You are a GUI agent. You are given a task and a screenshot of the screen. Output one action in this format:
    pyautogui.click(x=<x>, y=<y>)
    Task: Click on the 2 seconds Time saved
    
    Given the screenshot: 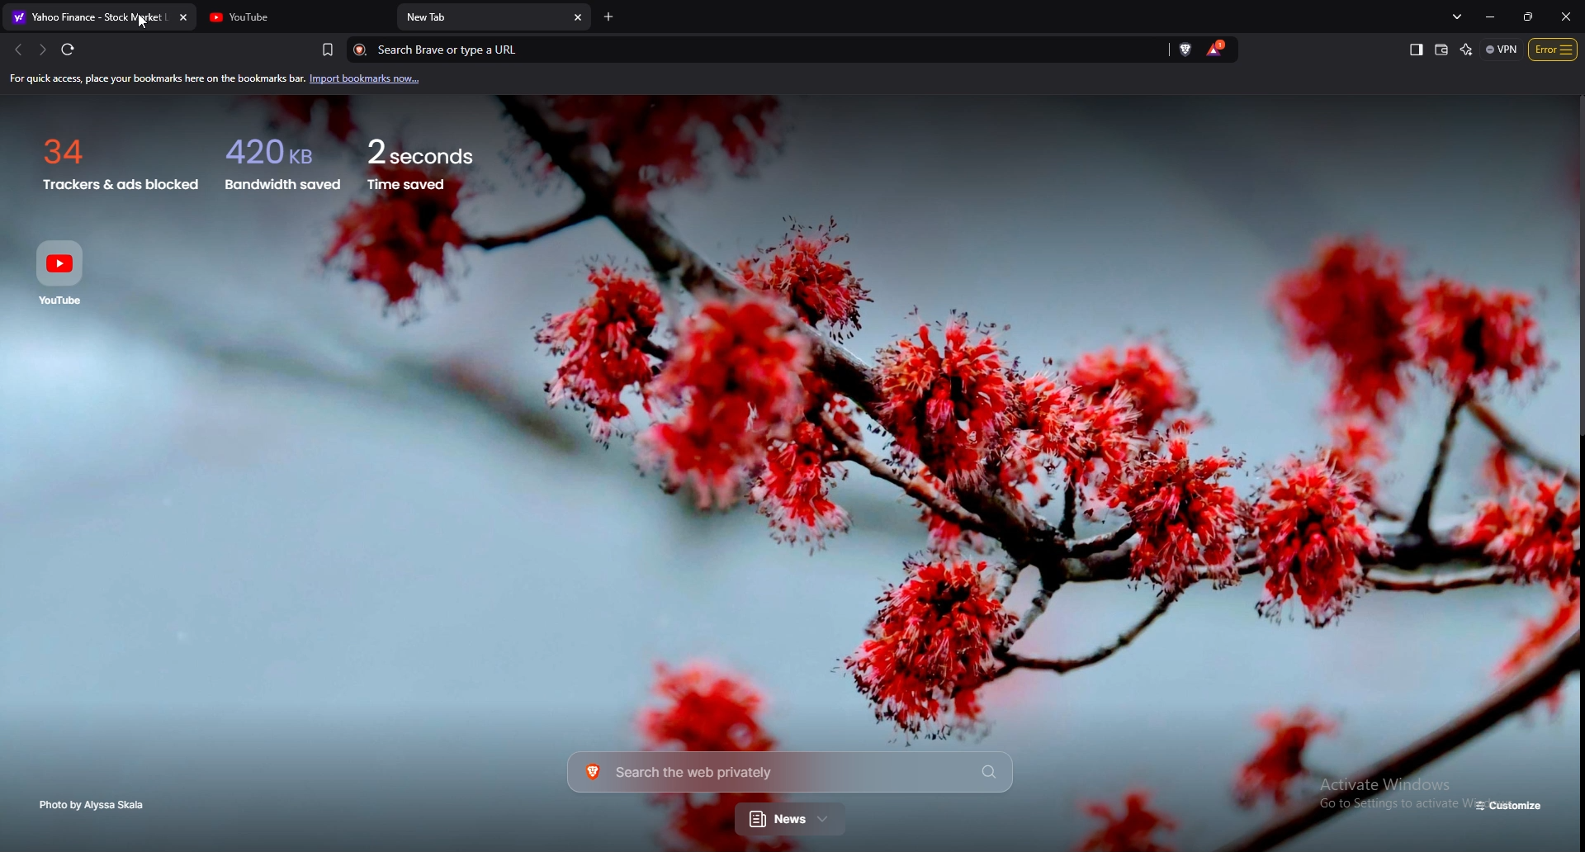 What is the action you would take?
    pyautogui.click(x=443, y=159)
    